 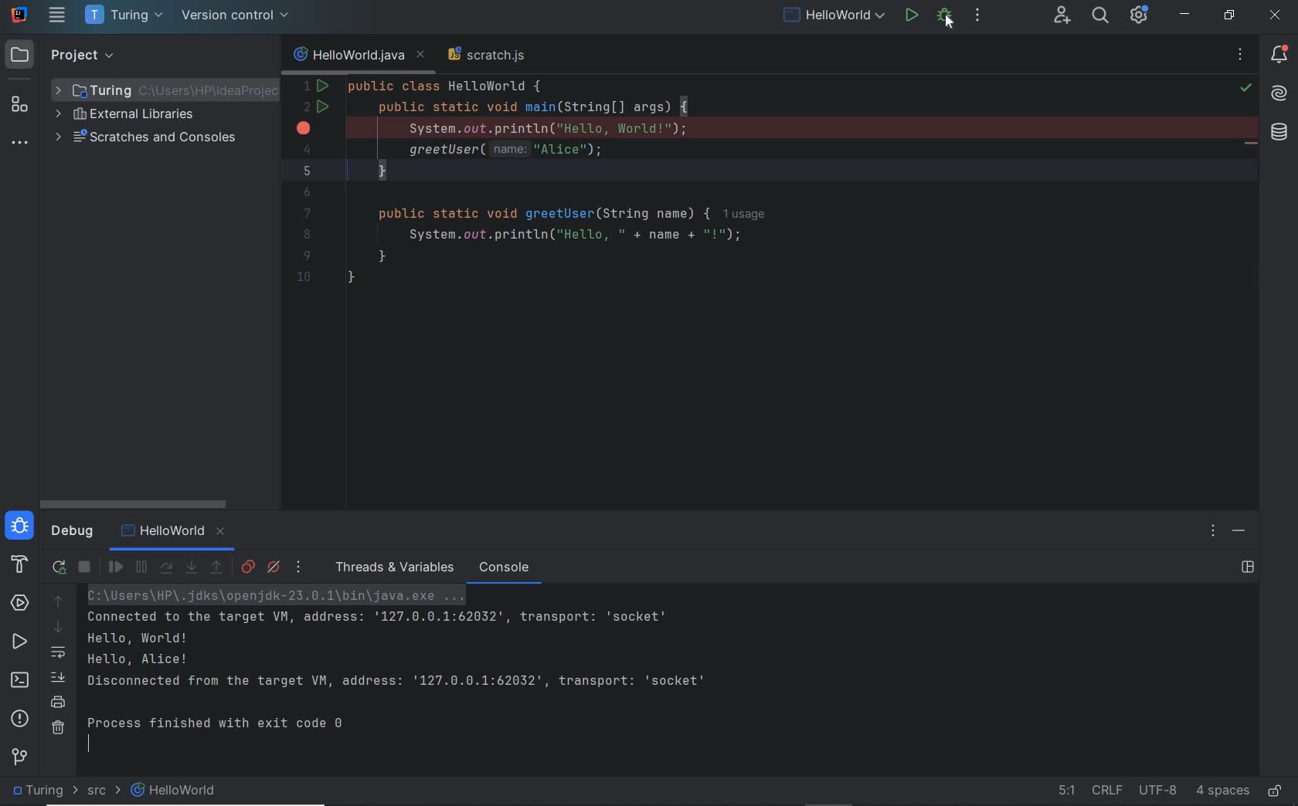 What do you see at coordinates (237, 17) in the screenshot?
I see `version control` at bounding box center [237, 17].